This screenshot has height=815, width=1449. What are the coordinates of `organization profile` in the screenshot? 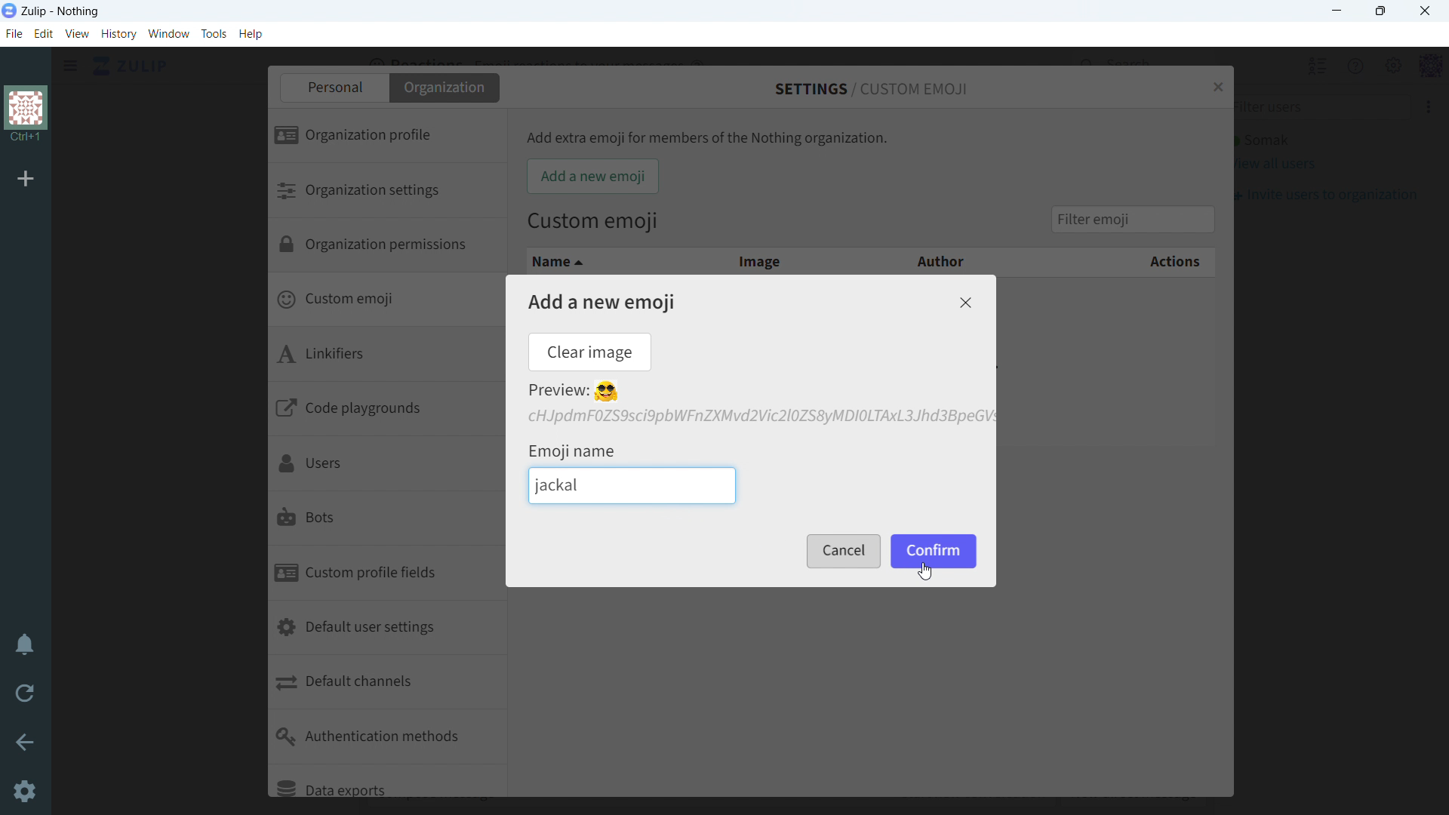 It's located at (386, 137).